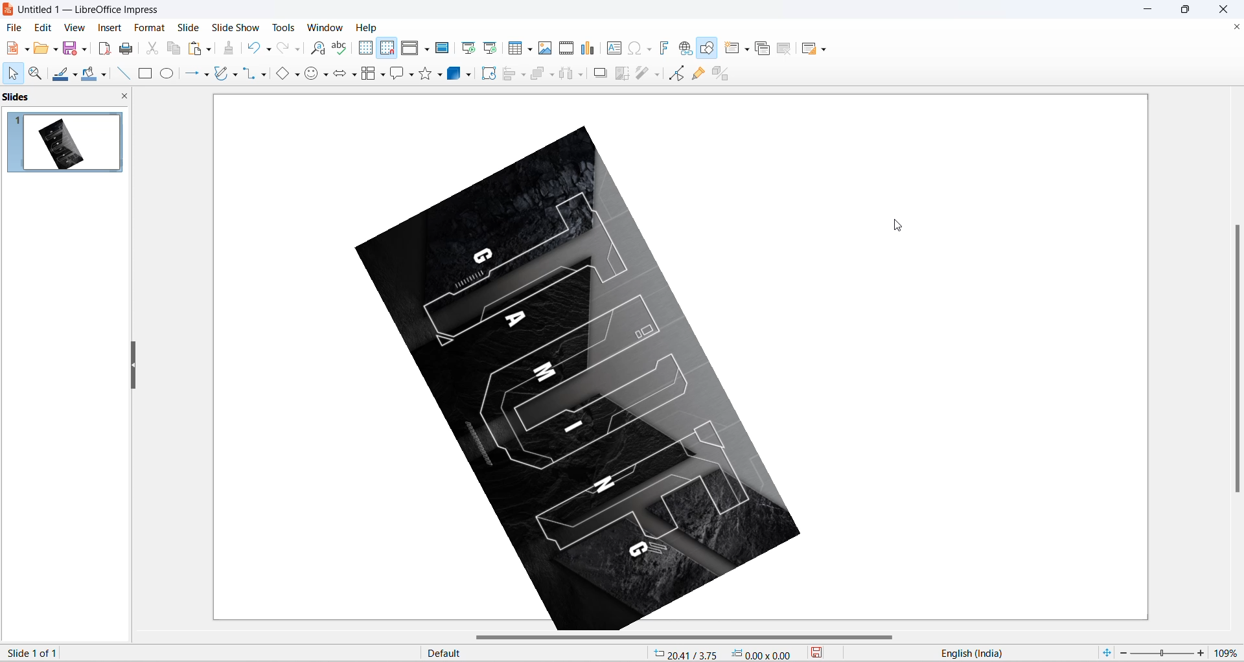  I want to click on star shape, so click(425, 74).